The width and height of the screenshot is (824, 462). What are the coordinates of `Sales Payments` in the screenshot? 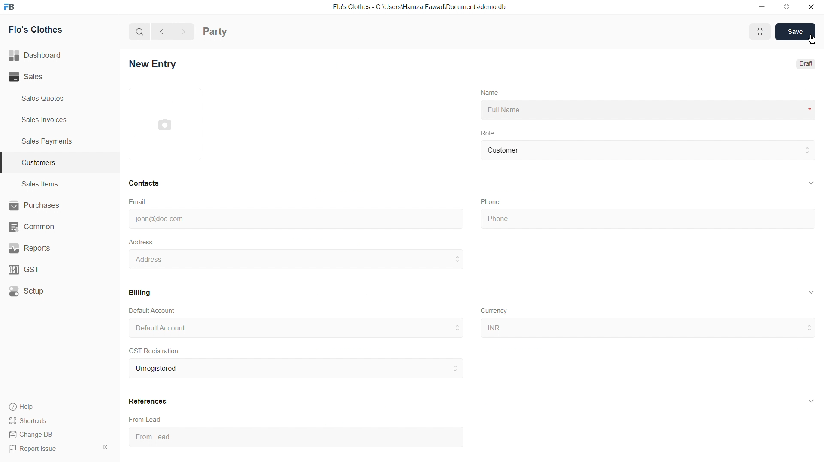 It's located at (49, 142).